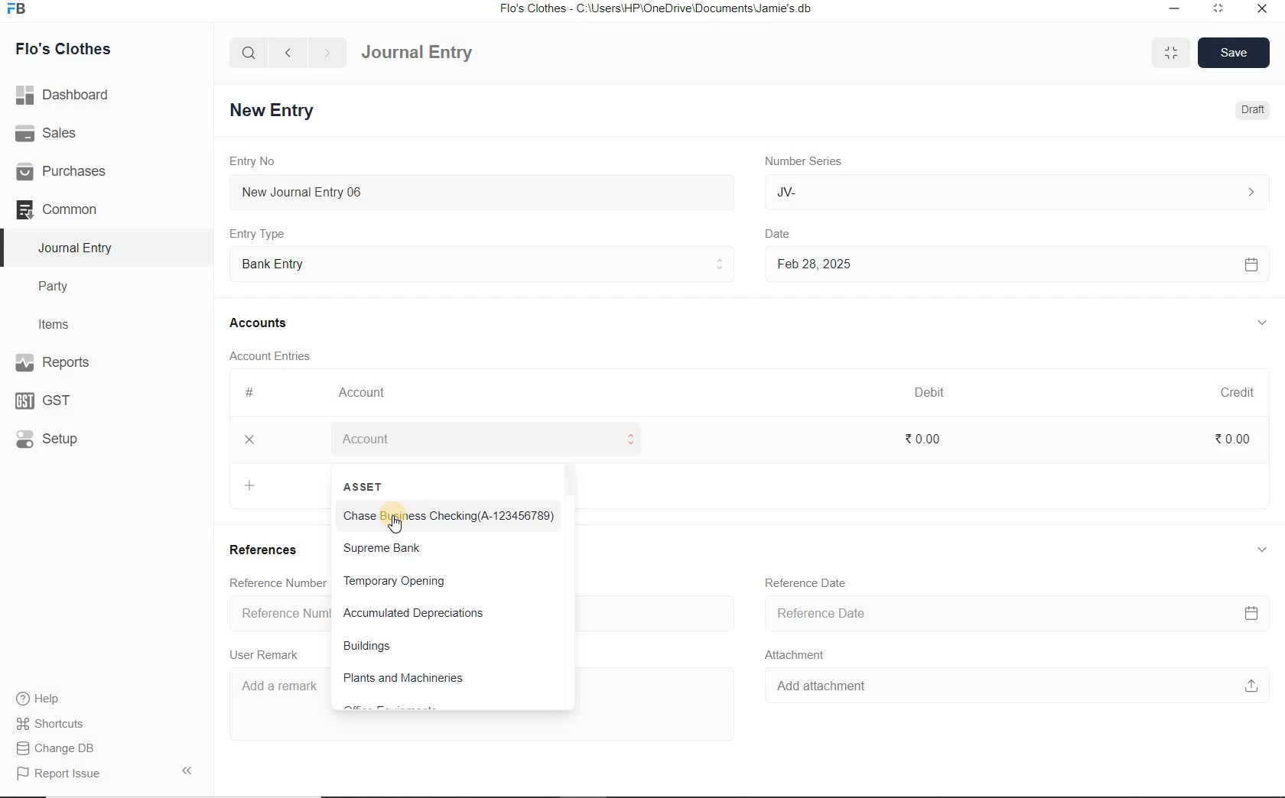  I want to click on Party, so click(64, 287).